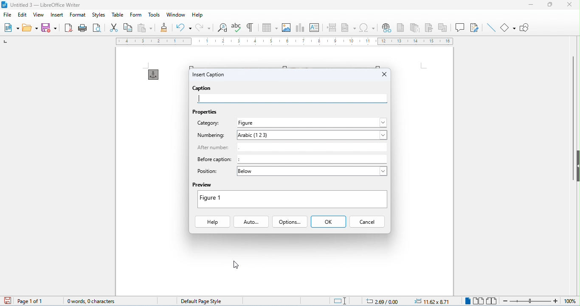  Describe the element at coordinates (569, 4) in the screenshot. I see `close` at that location.